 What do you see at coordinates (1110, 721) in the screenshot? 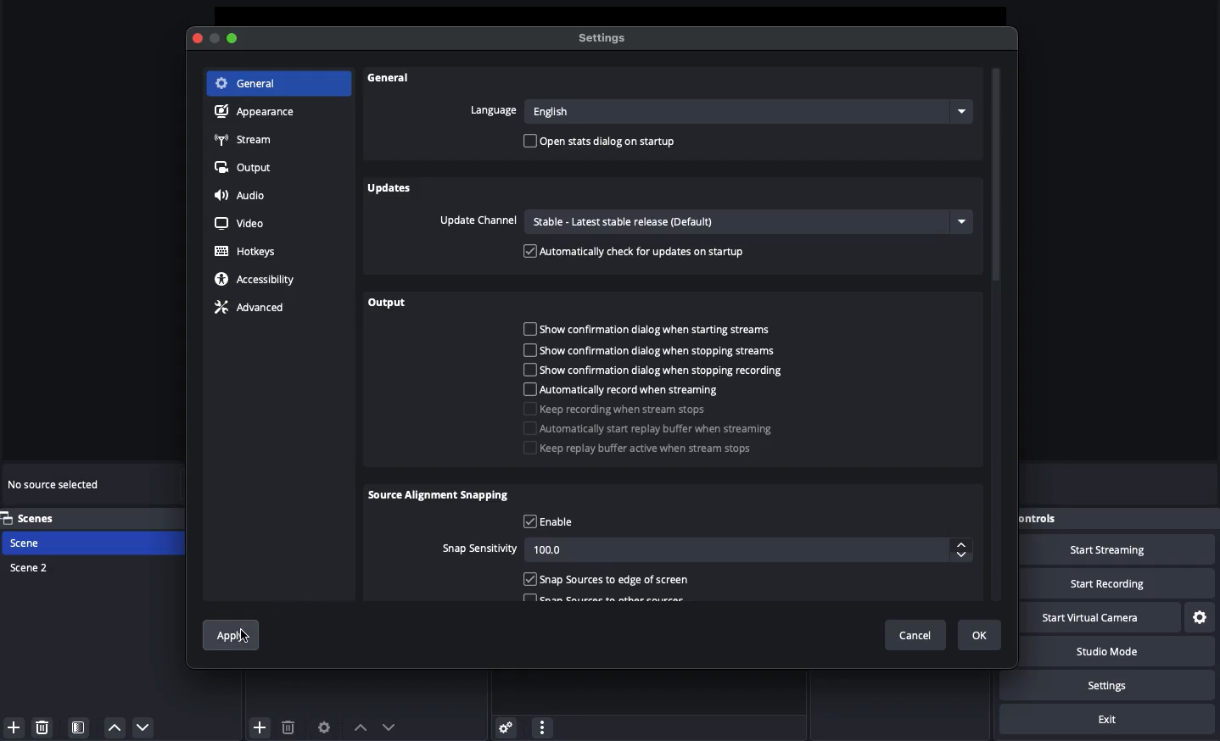
I see `Exit` at bounding box center [1110, 721].